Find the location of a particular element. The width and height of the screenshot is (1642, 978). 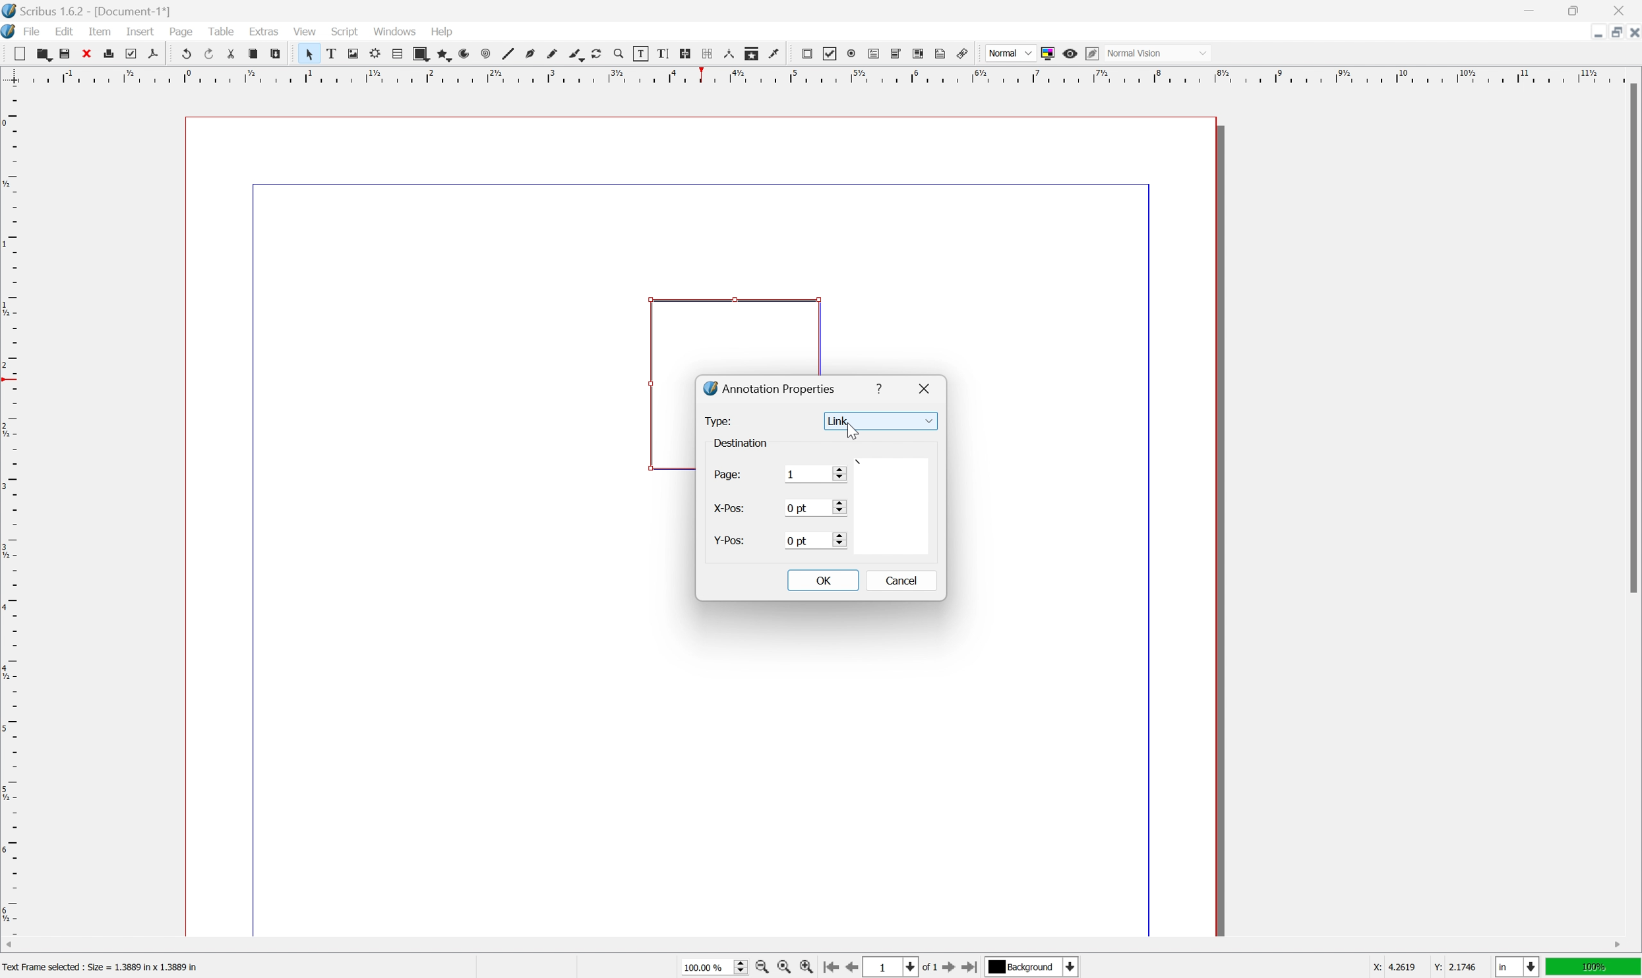

scroll bar is located at coordinates (1631, 337).